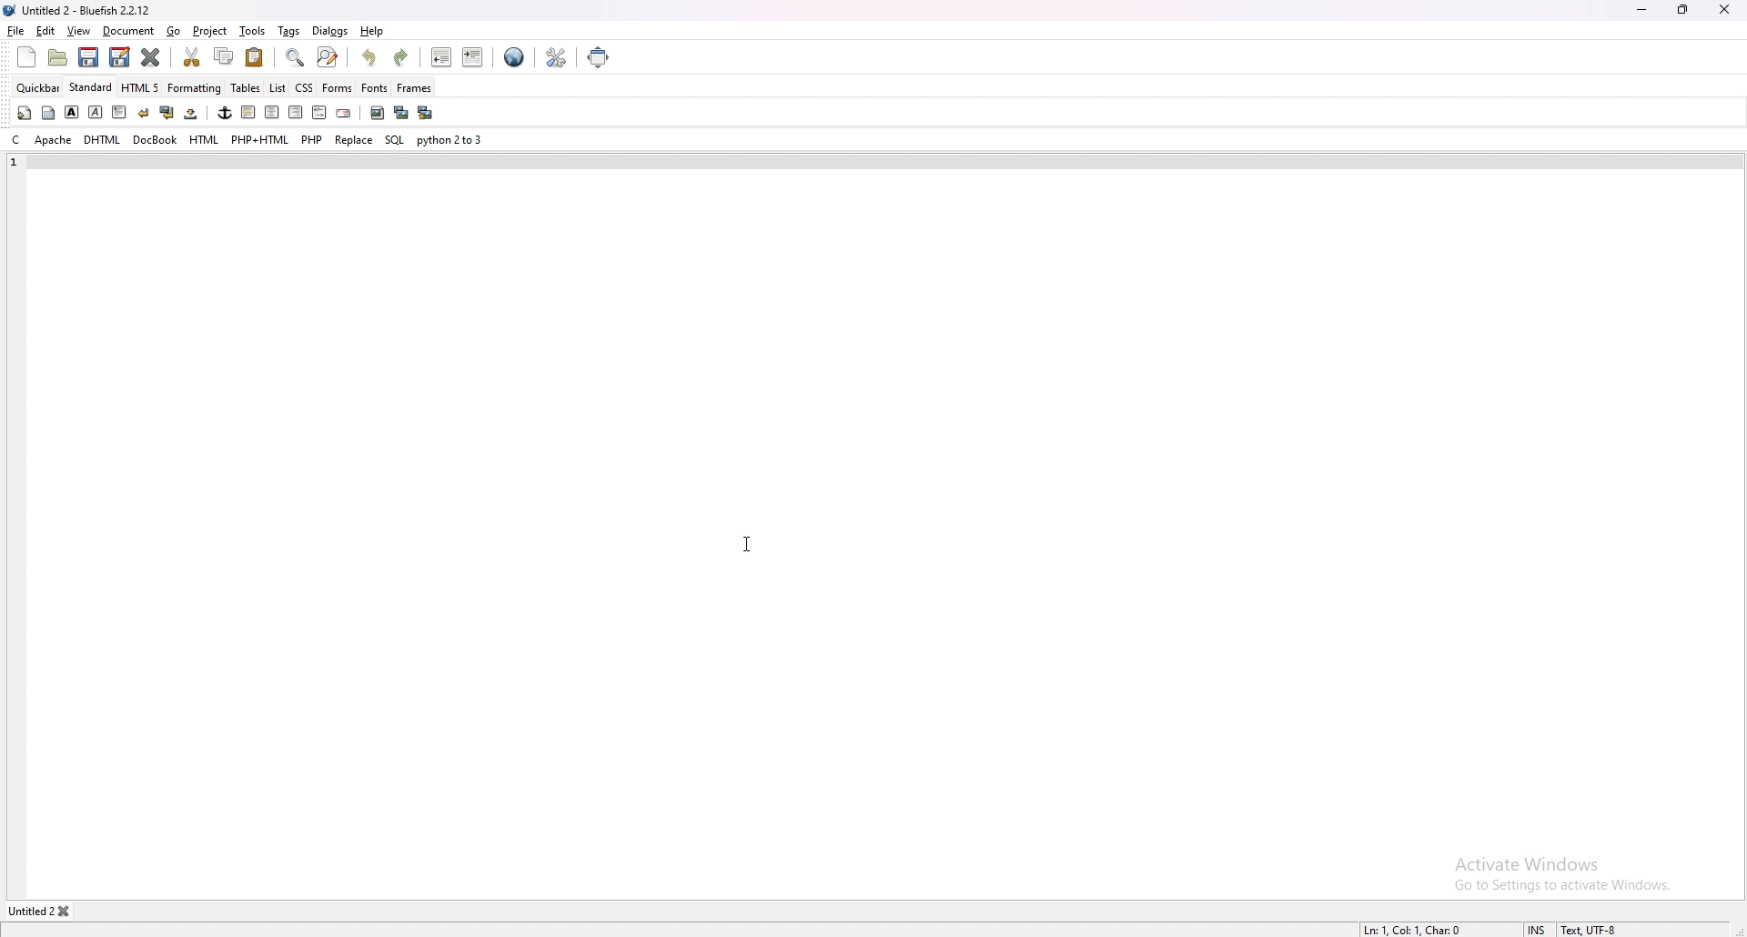 The width and height of the screenshot is (1747, 937). What do you see at coordinates (25, 113) in the screenshot?
I see `quickstart` at bounding box center [25, 113].